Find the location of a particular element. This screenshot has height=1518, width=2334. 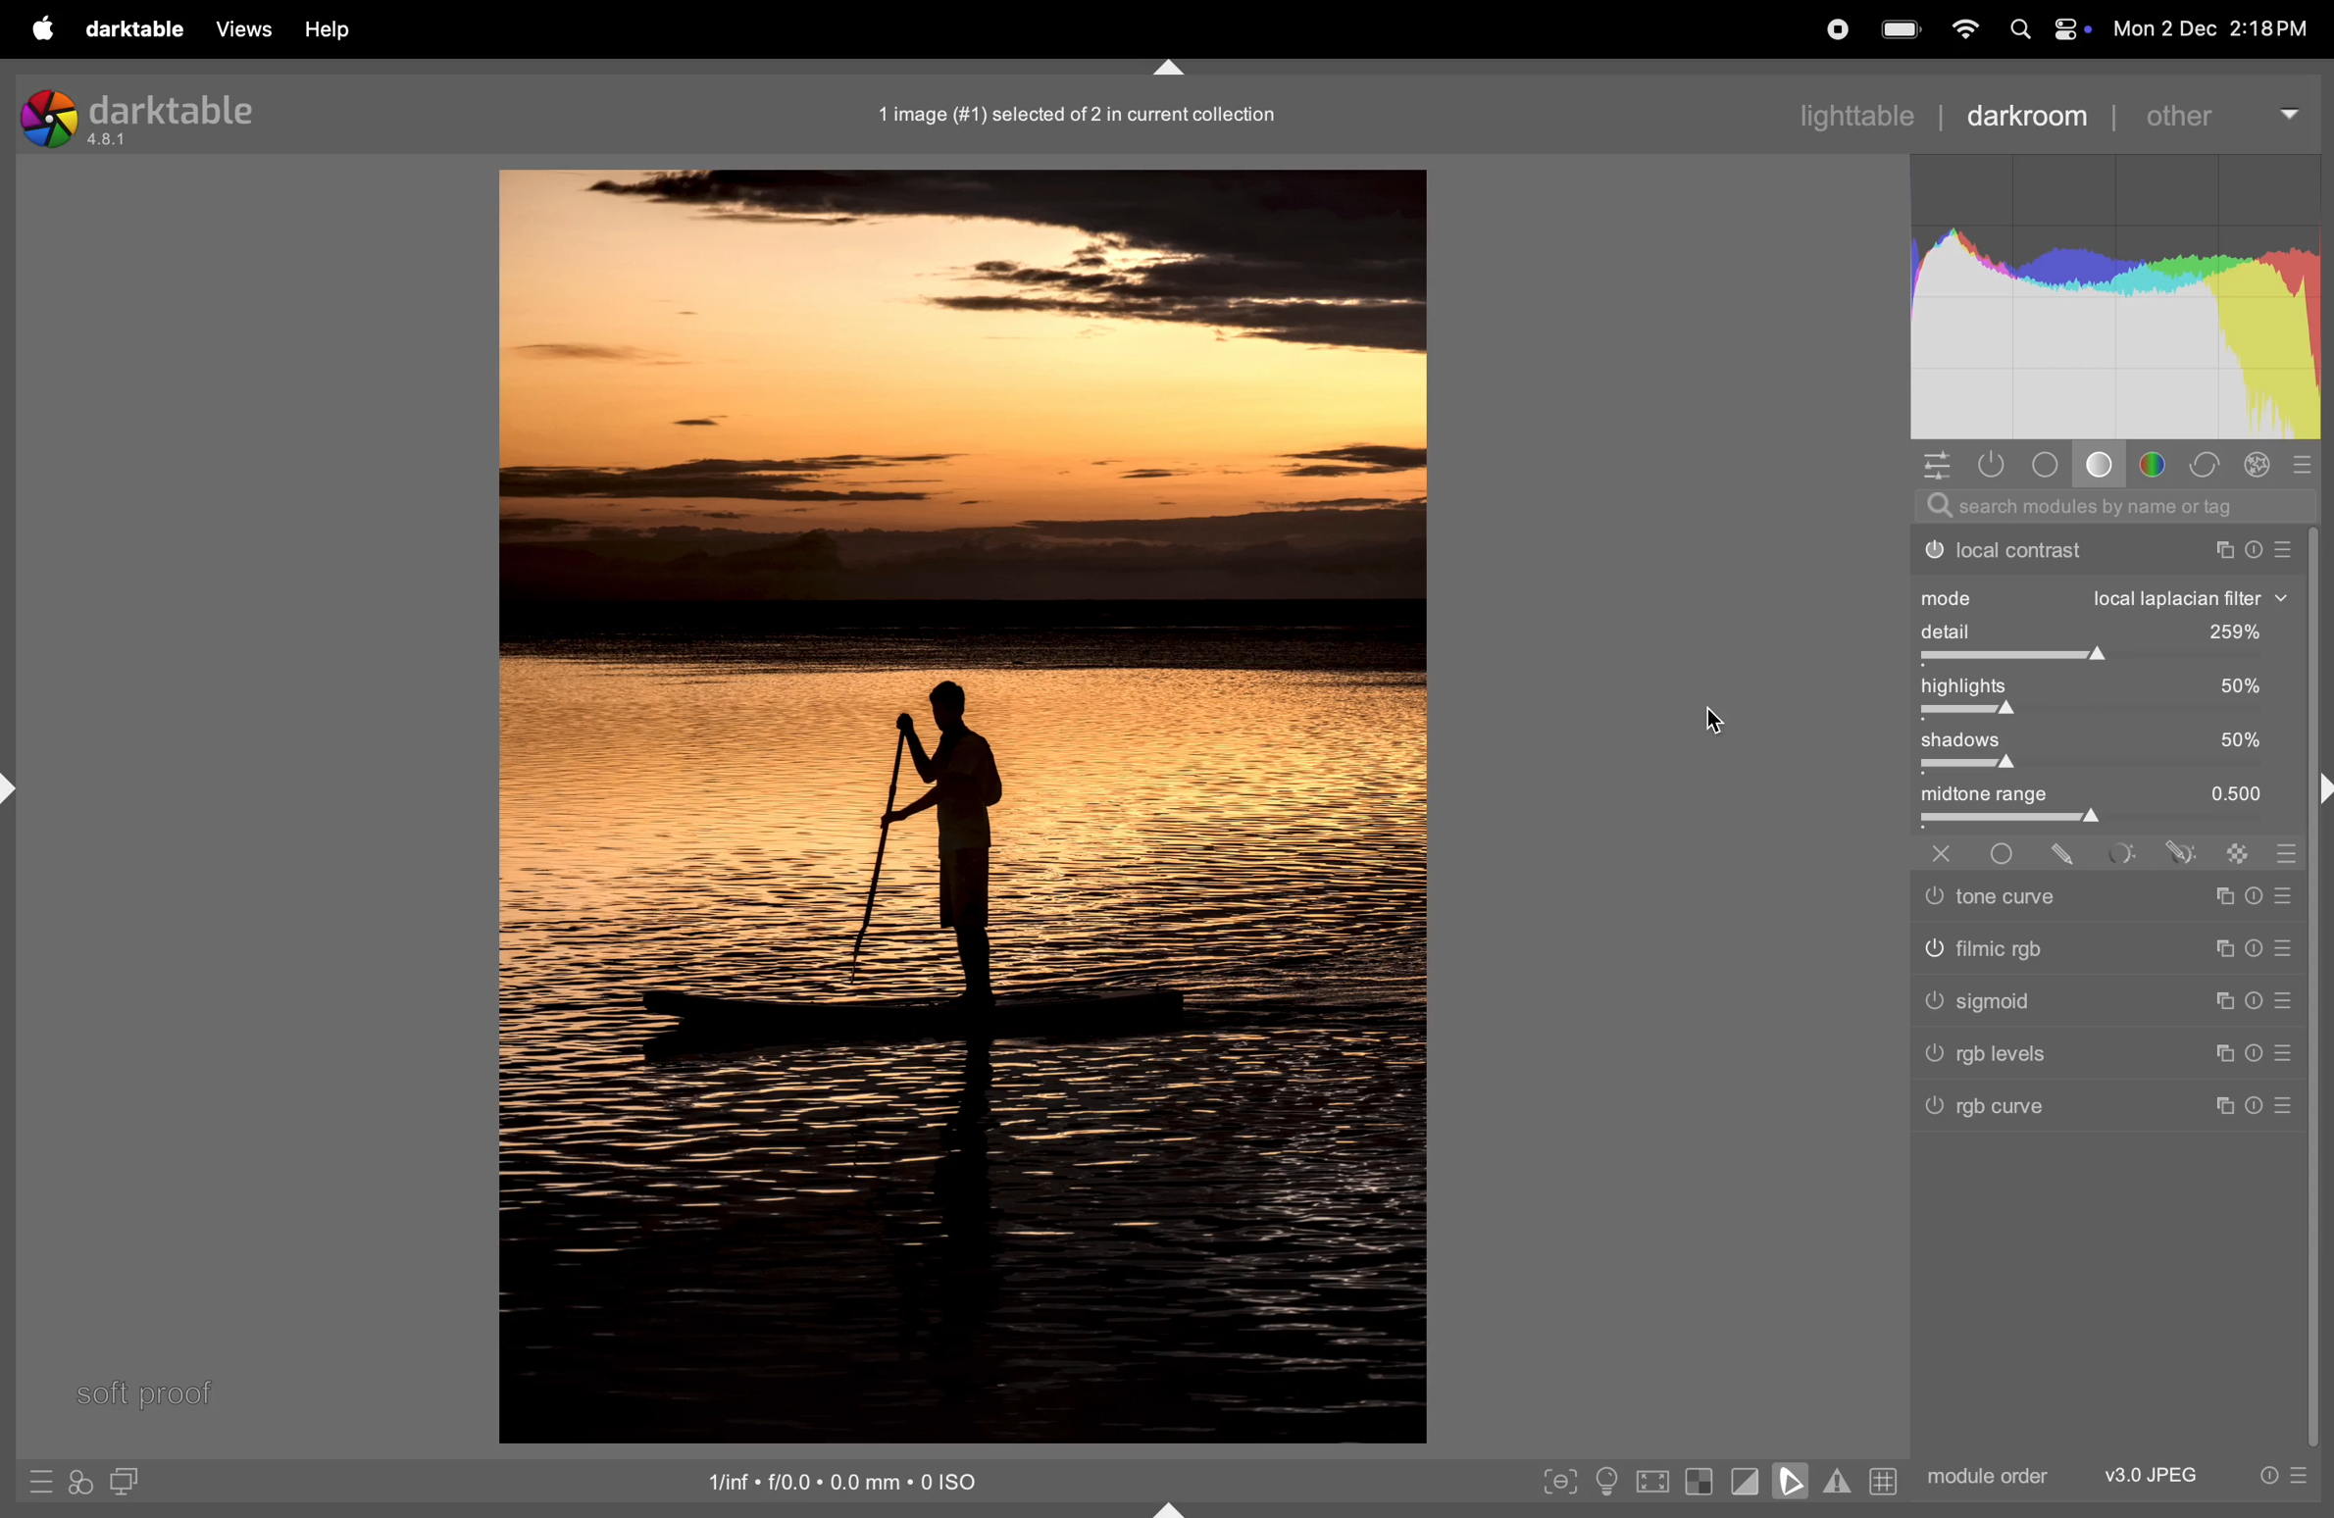

cursor is located at coordinates (1726, 719).